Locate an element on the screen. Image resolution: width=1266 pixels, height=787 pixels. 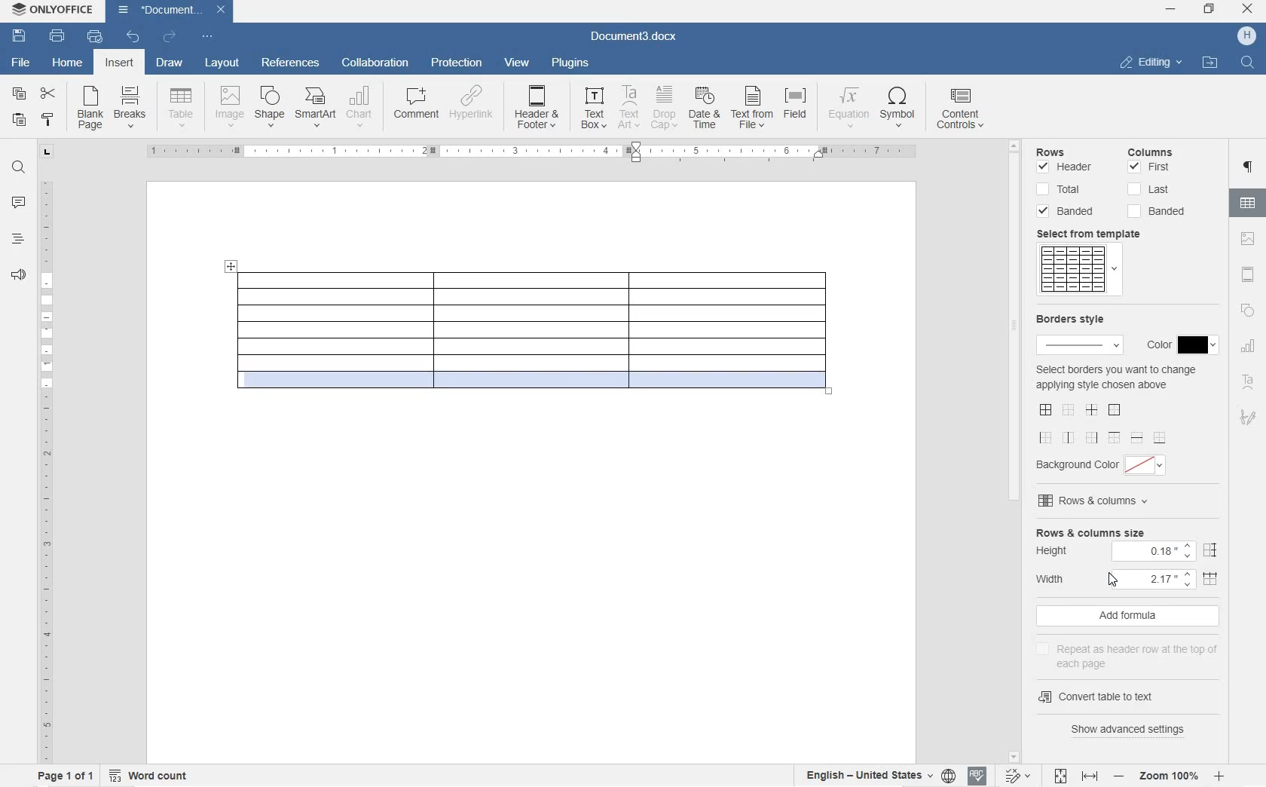
columns is located at coordinates (1159, 150).